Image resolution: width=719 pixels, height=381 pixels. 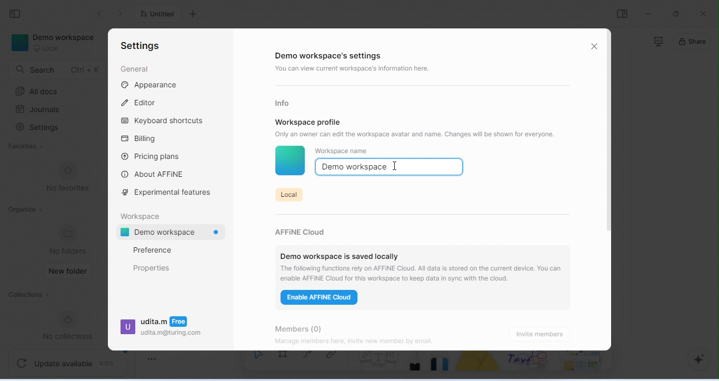 I want to click on notes, so click(x=378, y=366).